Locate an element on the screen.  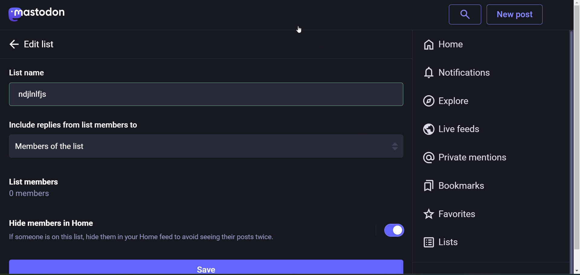
ndjinlfjs is located at coordinates (205, 94).